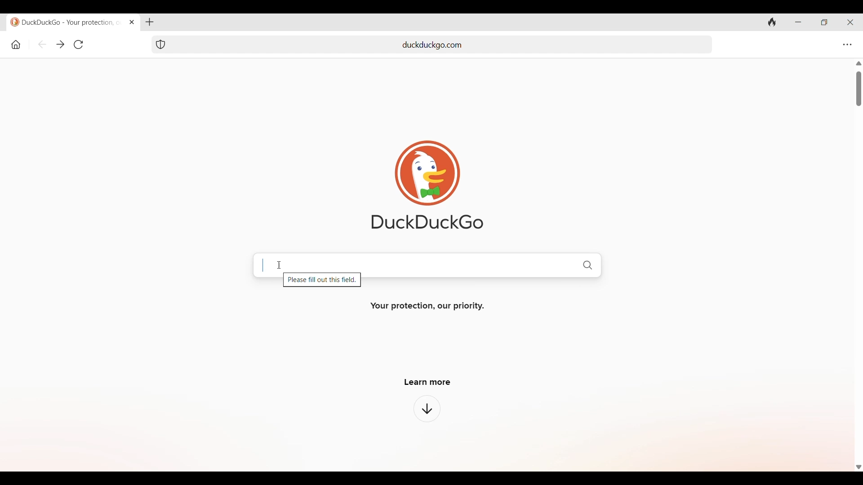  I want to click on Browser settings, so click(847, 44).